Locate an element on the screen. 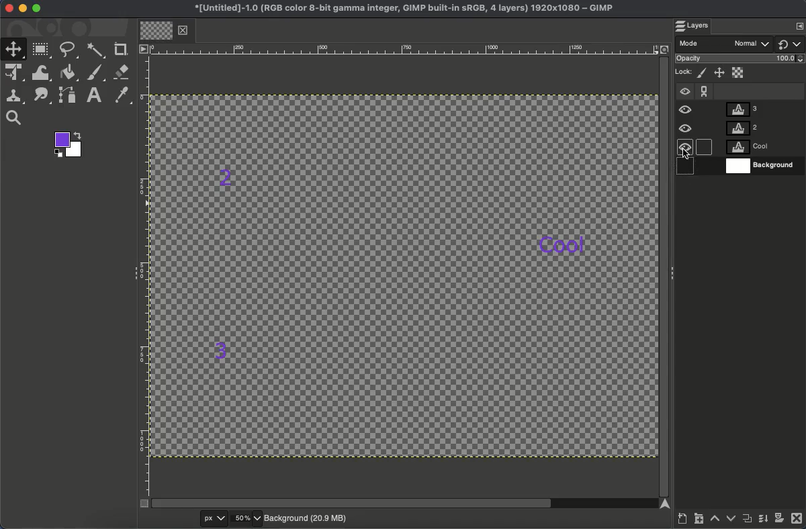 This screenshot has height=529, width=806. Eraser is located at coordinates (122, 72).